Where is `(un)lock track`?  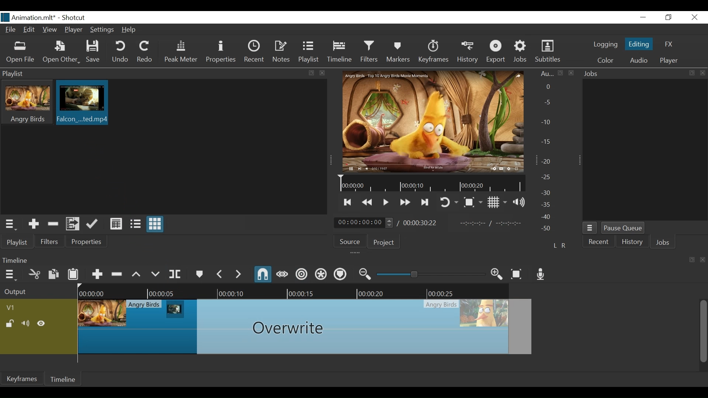 (un)lock track is located at coordinates (10, 324).